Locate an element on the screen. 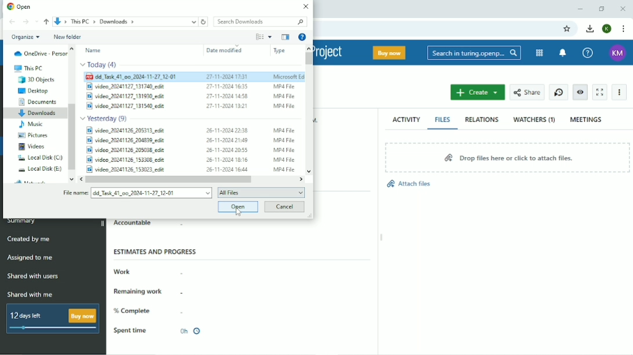 This screenshot has height=355, width=633. Downloads is located at coordinates (38, 114).